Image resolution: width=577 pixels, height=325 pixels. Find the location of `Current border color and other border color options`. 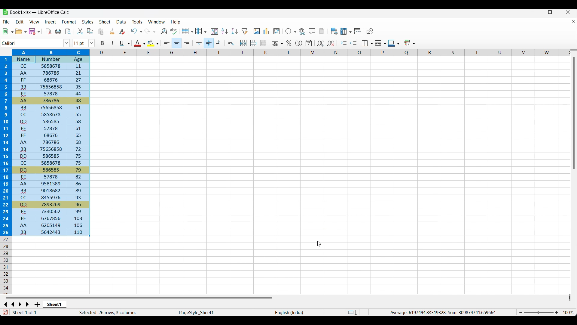

Current border color and other border color options is located at coordinates (394, 43).